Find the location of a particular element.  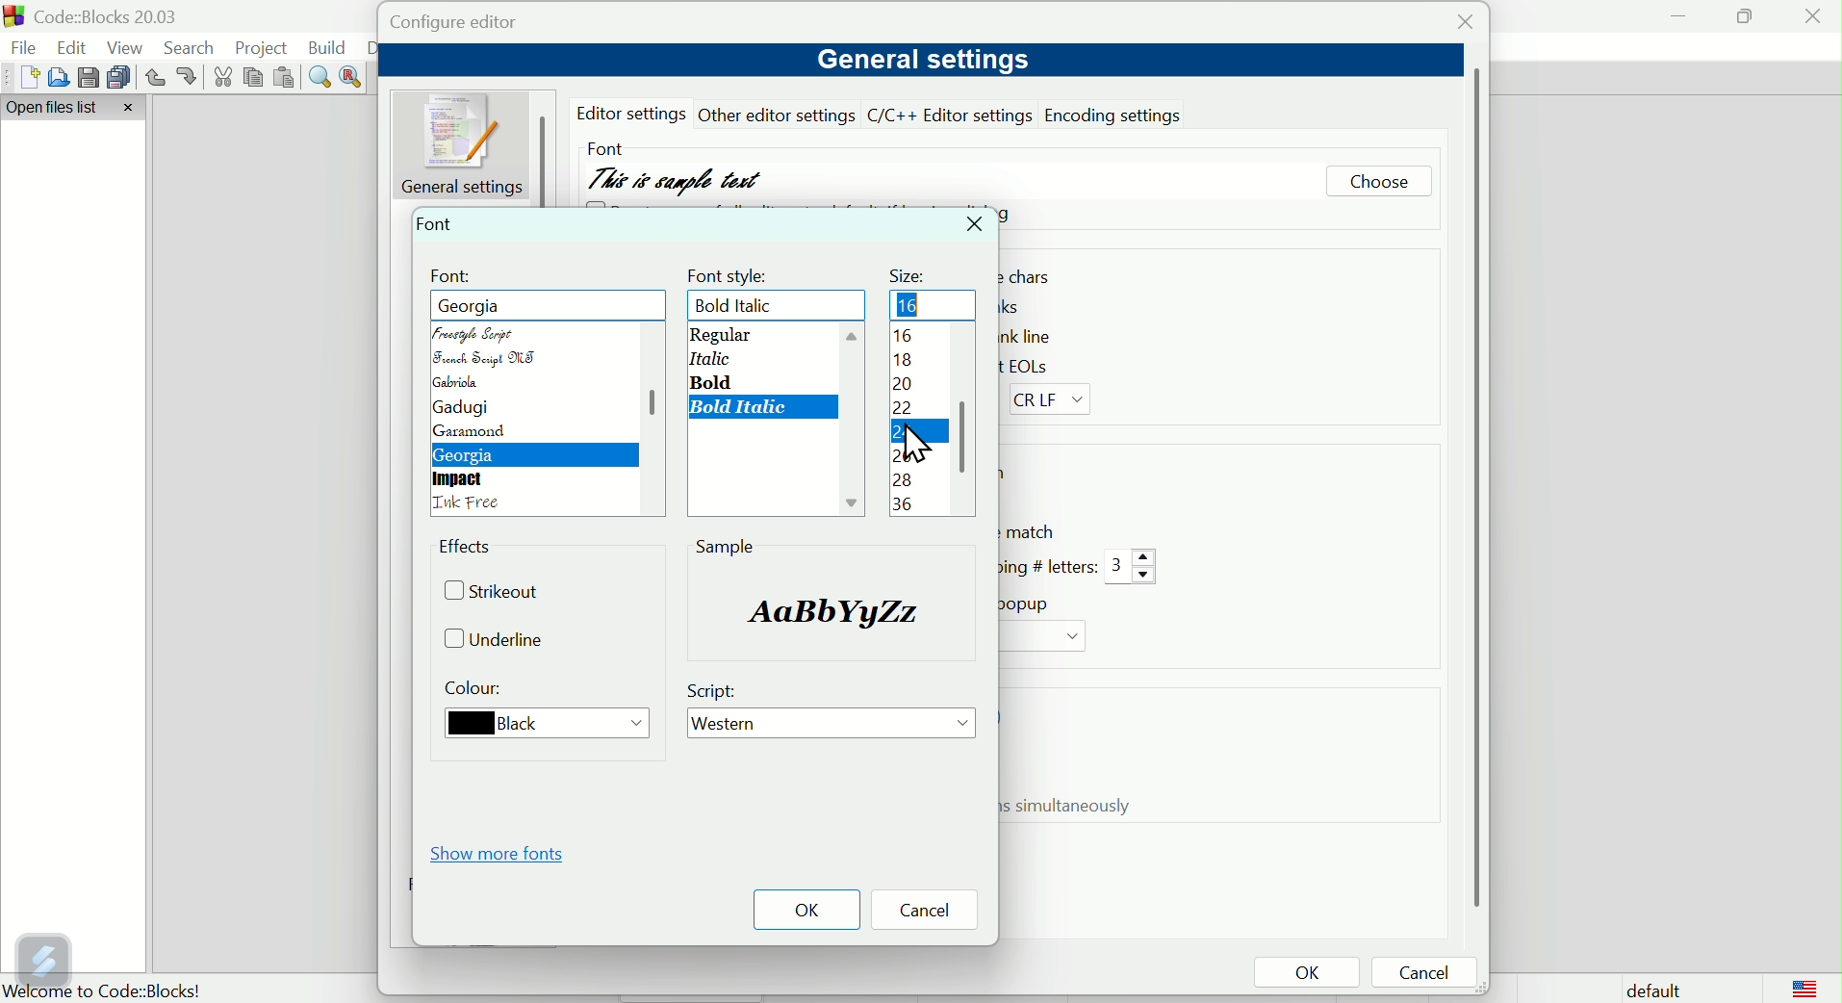

Court blocks 2003 is located at coordinates (121, 16).